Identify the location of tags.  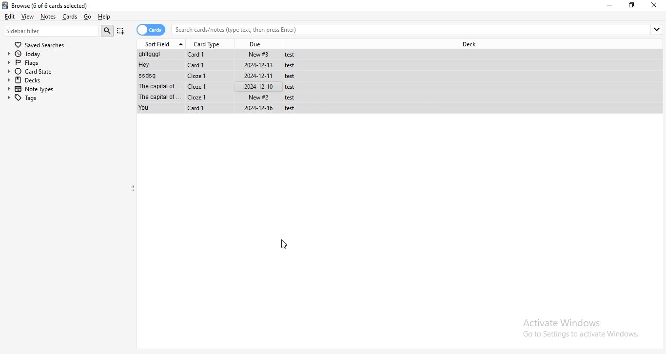
(66, 98).